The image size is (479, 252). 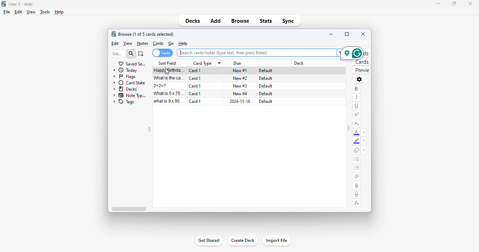 I want to click on record audio, so click(x=357, y=195).